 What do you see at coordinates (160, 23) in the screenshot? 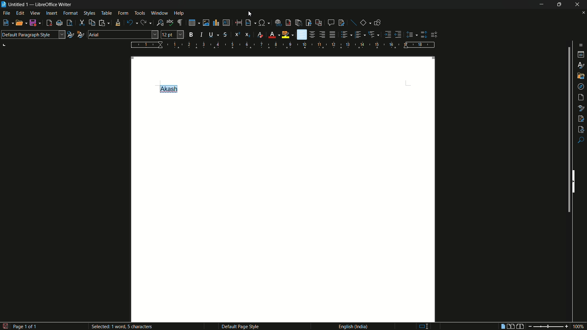
I see `find and replace` at bounding box center [160, 23].